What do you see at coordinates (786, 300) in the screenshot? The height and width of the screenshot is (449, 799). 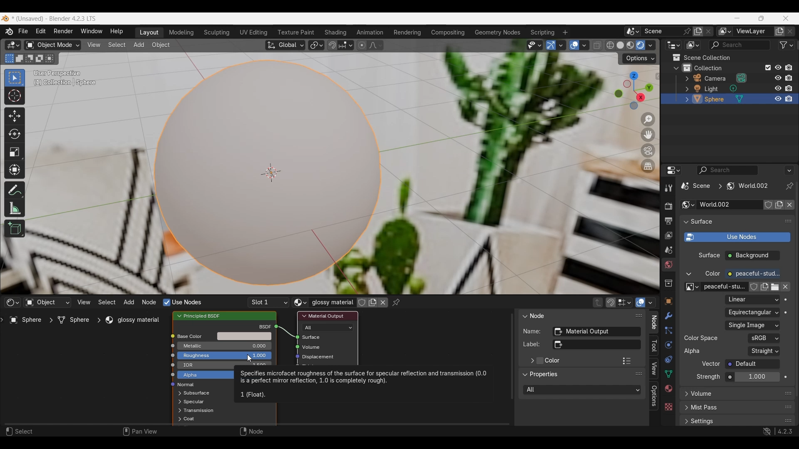 I see `Animate property` at bounding box center [786, 300].